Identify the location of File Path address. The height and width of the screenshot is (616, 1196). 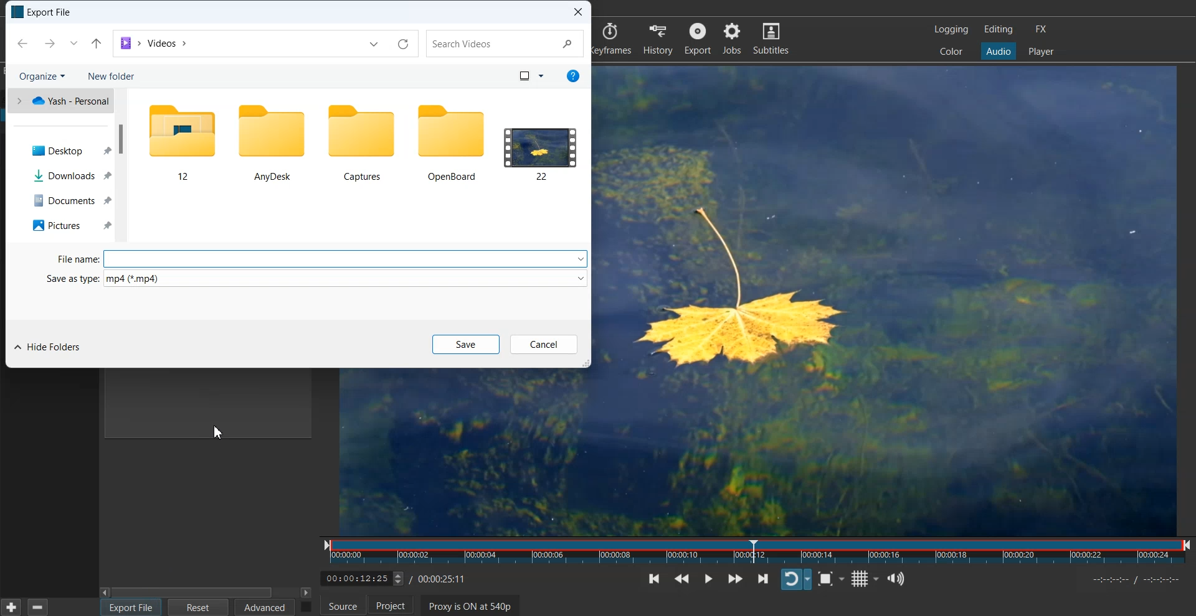
(154, 42).